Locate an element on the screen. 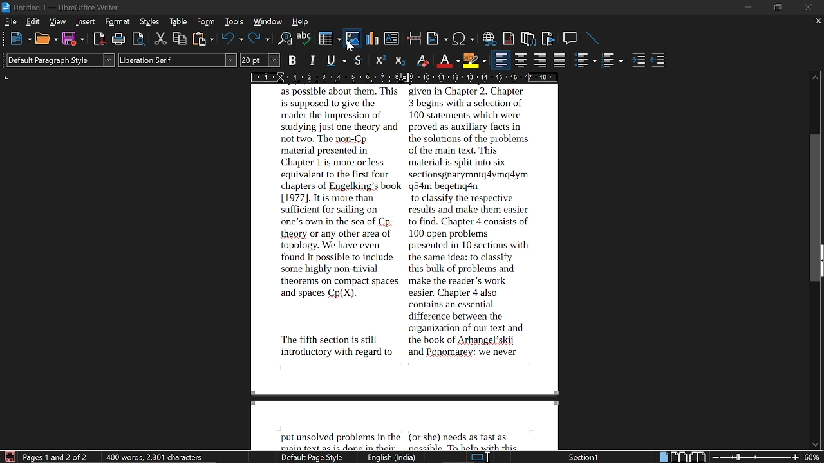 The width and height of the screenshot is (824, 463). bold is located at coordinates (294, 60).